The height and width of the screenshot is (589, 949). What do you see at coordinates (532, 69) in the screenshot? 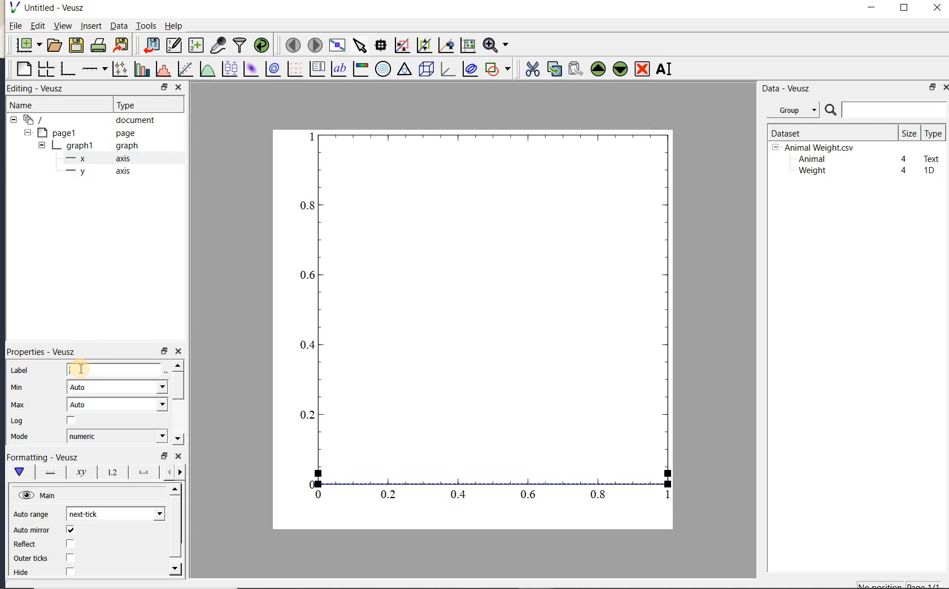
I see `cut the selected widget` at bounding box center [532, 69].